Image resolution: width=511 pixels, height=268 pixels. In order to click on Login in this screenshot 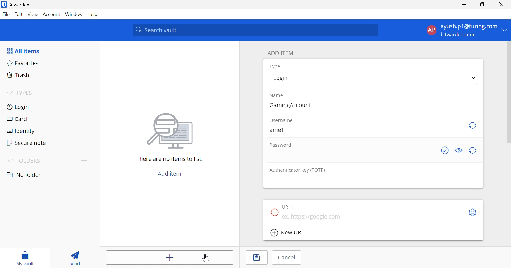, I will do `click(282, 78)`.